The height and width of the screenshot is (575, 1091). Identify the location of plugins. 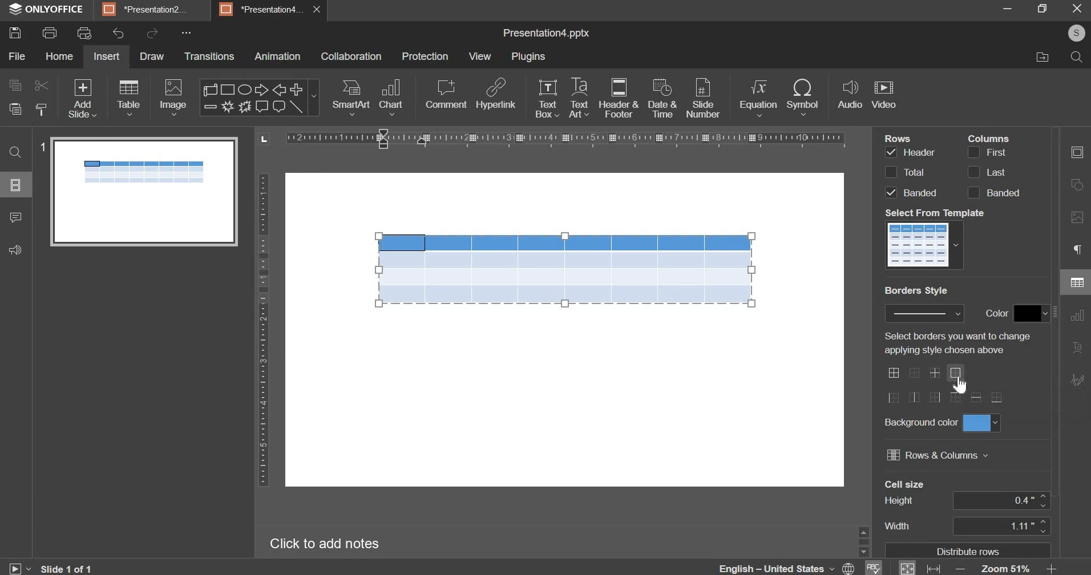
(528, 56).